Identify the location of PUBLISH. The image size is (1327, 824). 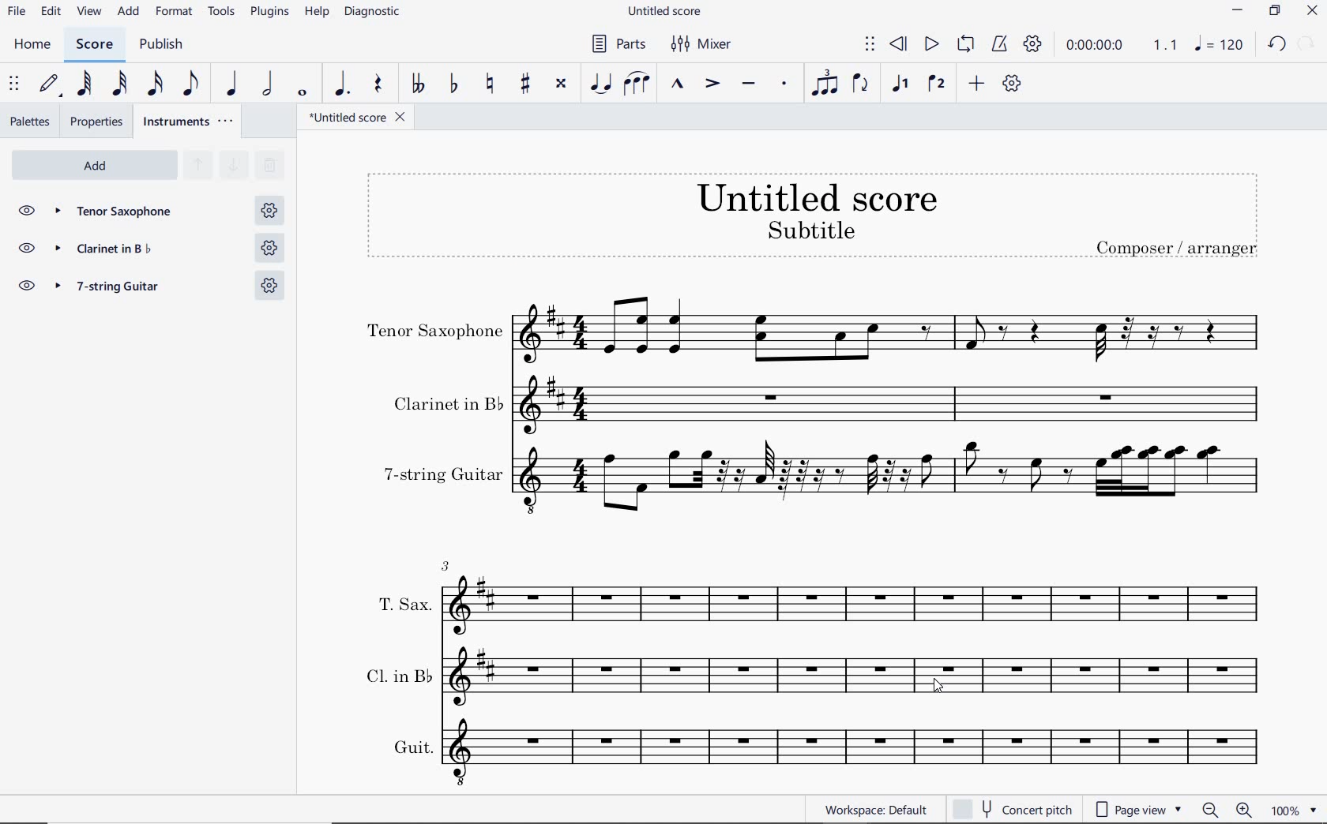
(159, 45).